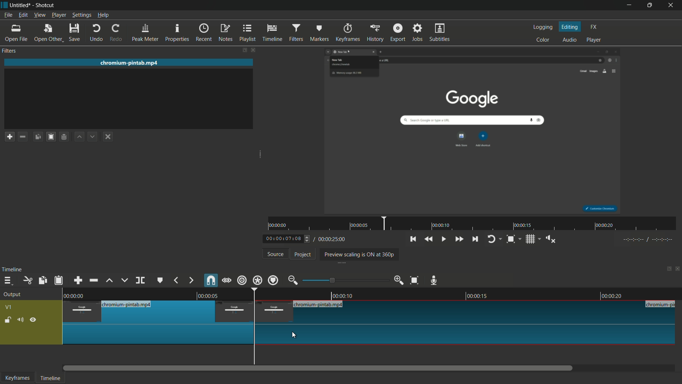 The image size is (682, 384). Describe the element at coordinates (672, 5) in the screenshot. I see `close app` at that location.